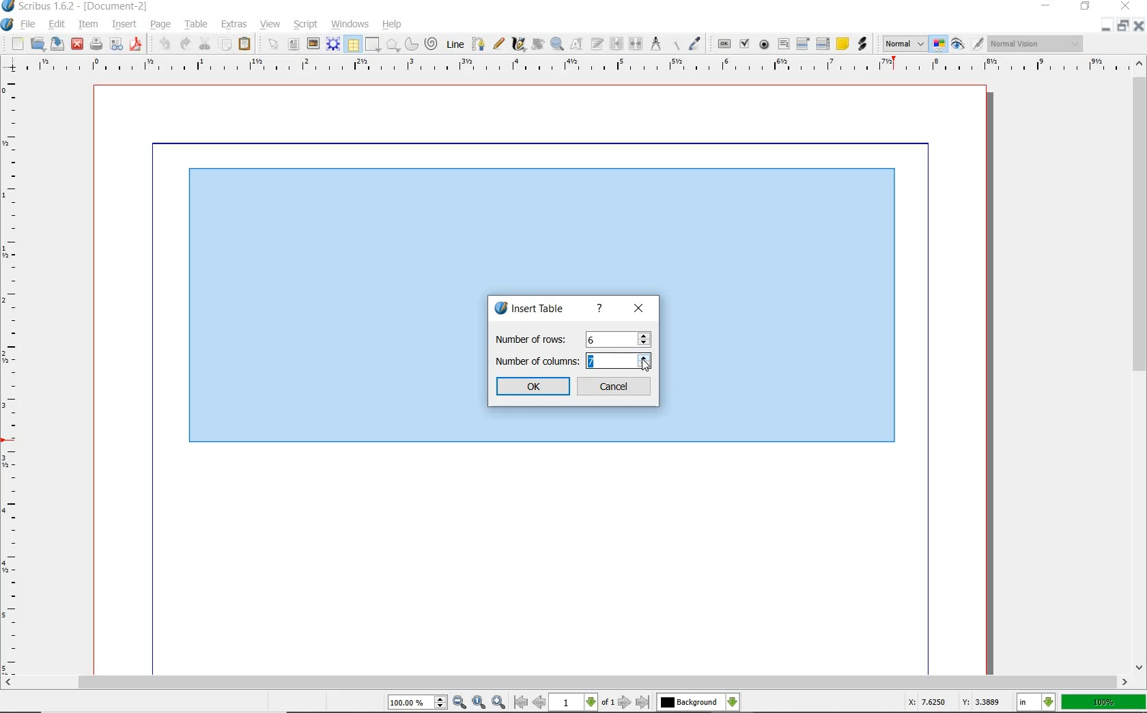  Describe the element at coordinates (1038, 43) in the screenshot. I see `visual appearance of the display` at that location.